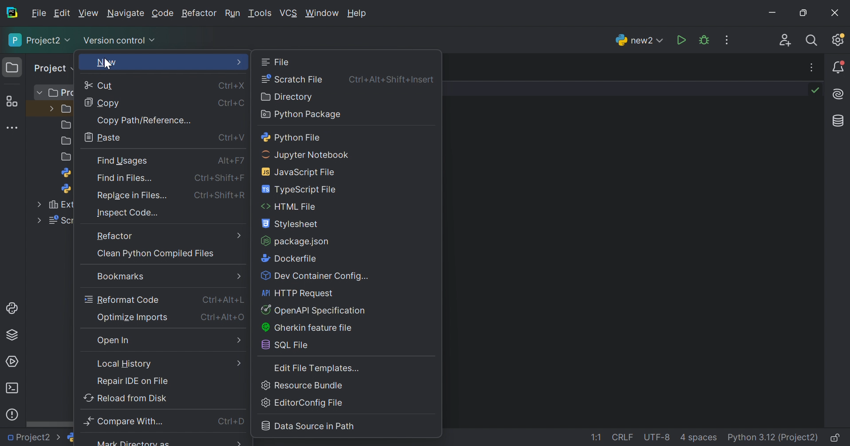  What do you see at coordinates (126, 14) in the screenshot?
I see `Navigate` at bounding box center [126, 14].